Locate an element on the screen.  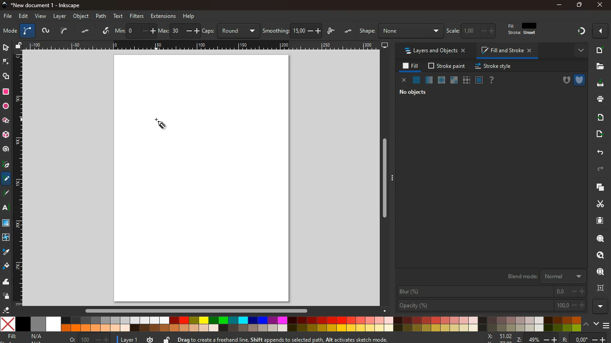
fill and stroke is located at coordinates (507, 50).